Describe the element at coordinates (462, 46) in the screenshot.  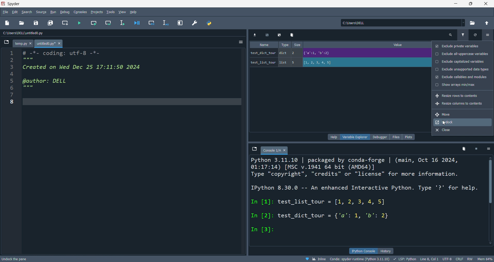
I see `exclude private variables` at that location.